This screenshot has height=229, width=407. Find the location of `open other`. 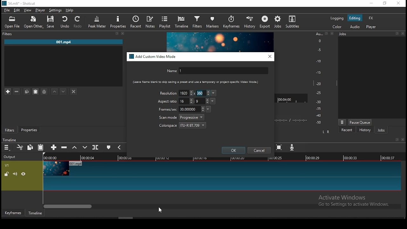

open other is located at coordinates (34, 23).